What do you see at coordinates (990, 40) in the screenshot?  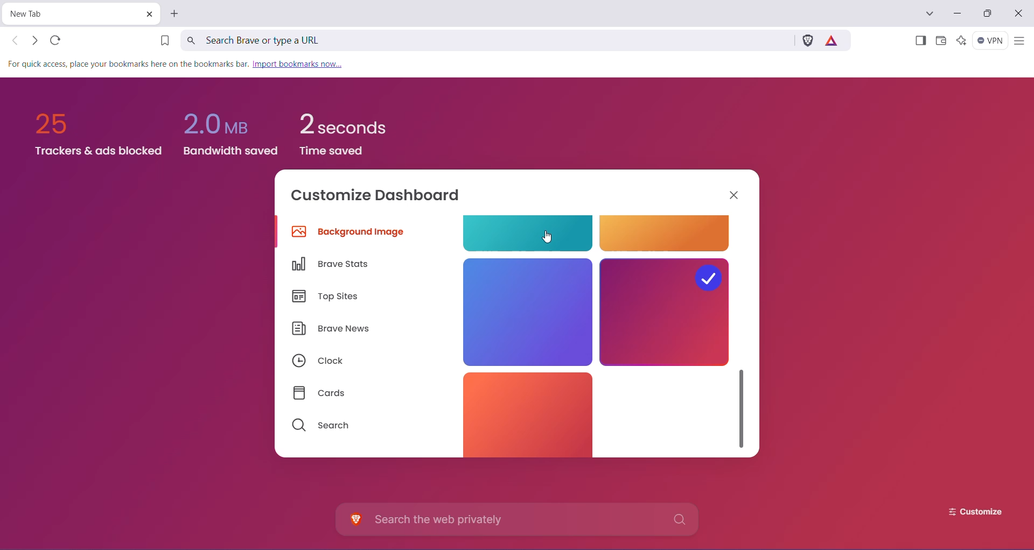 I see `Brave Firewall + VPN` at bounding box center [990, 40].